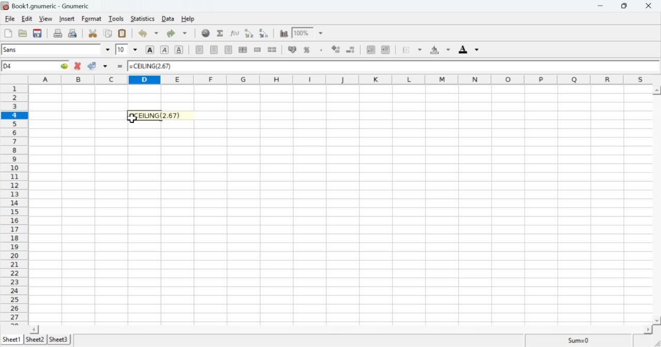 Image resolution: width=661 pixels, height=347 pixels. Describe the element at coordinates (164, 51) in the screenshot. I see `Italics` at that location.